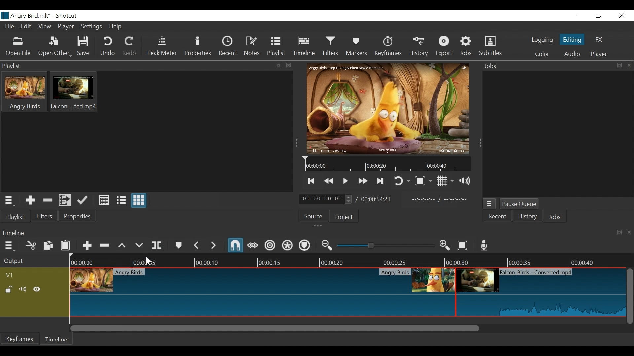  What do you see at coordinates (121, 200) in the screenshot?
I see `View as files` at bounding box center [121, 200].